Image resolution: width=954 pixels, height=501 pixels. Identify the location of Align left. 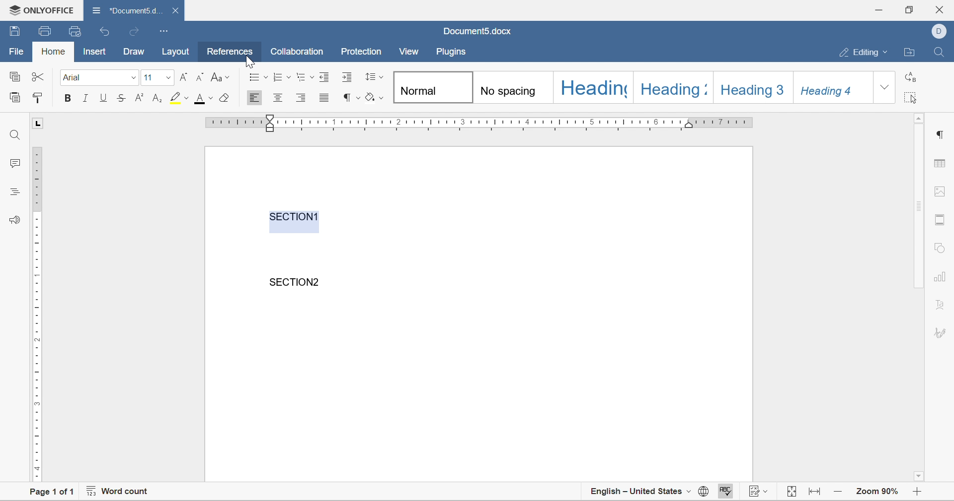
(254, 98).